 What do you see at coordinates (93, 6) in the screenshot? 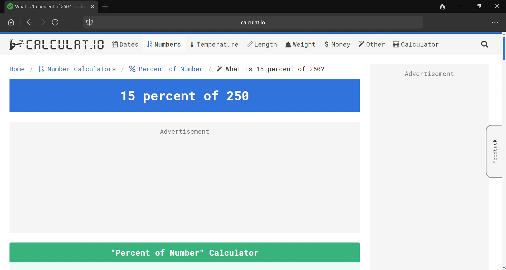
I see `Close current tab` at bounding box center [93, 6].